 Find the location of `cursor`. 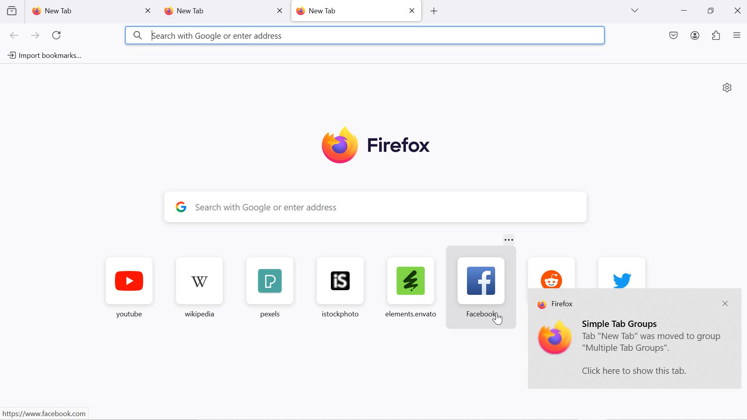

cursor is located at coordinates (498, 320).